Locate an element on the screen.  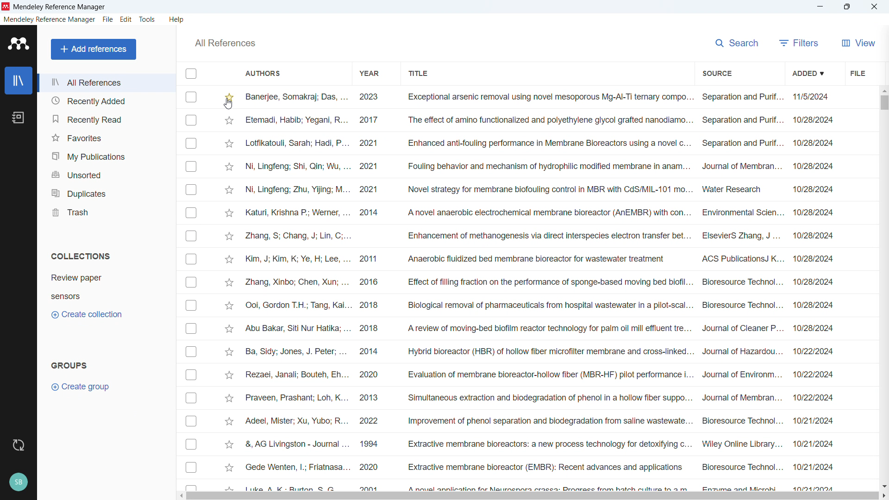
filters is located at coordinates (800, 43).